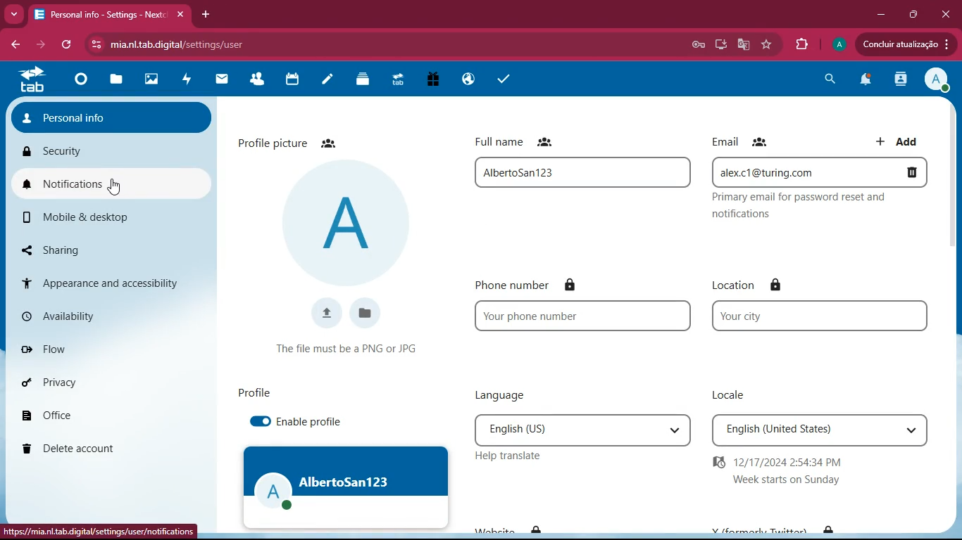 This screenshot has width=962, height=540. I want to click on locale, so click(817, 430).